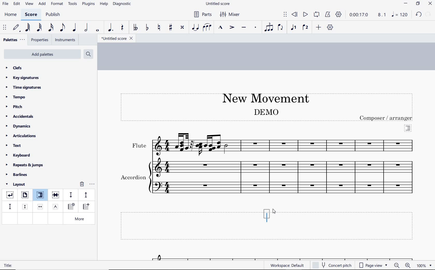 The width and height of the screenshot is (435, 270). Describe the element at coordinates (28, 4) in the screenshot. I see `view` at that location.